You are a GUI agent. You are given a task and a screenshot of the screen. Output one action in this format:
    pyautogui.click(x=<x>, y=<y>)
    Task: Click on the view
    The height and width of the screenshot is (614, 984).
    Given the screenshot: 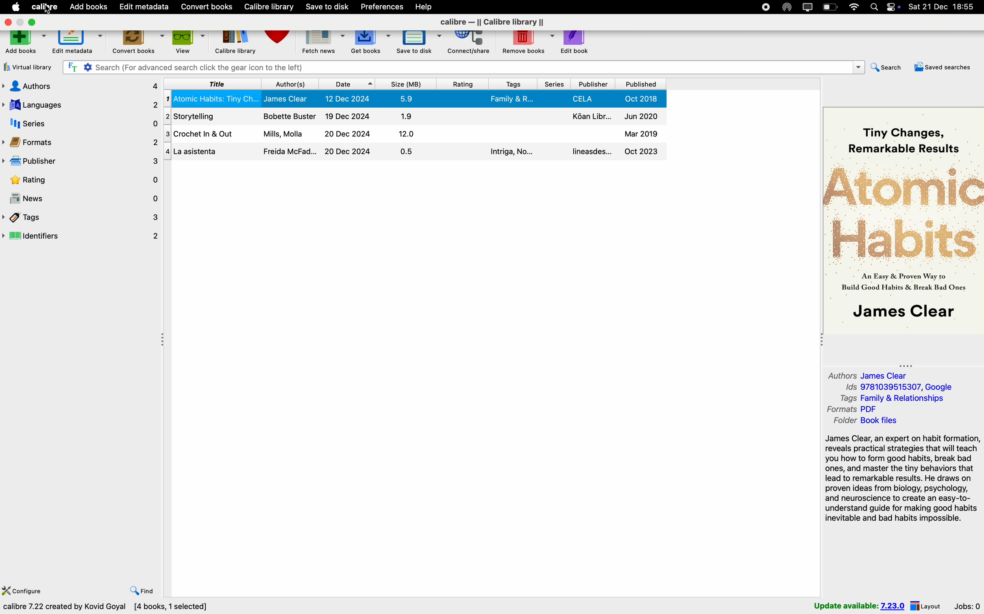 What is the action you would take?
    pyautogui.click(x=189, y=43)
    